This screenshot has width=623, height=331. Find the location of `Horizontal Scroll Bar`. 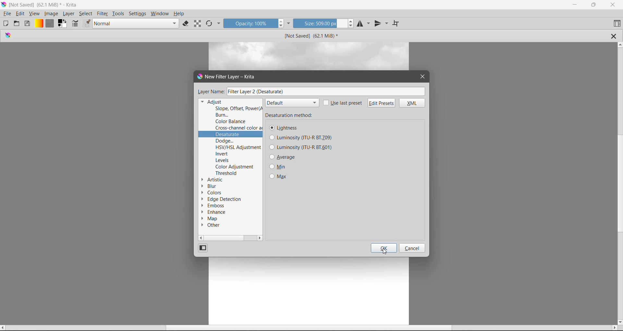

Horizontal Scroll Bar is located at coordinates (309, 328).